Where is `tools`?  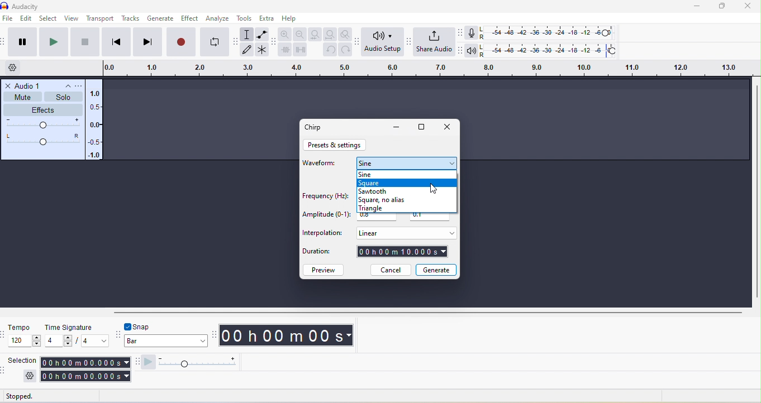
tools is located at coordinates (245, 18).